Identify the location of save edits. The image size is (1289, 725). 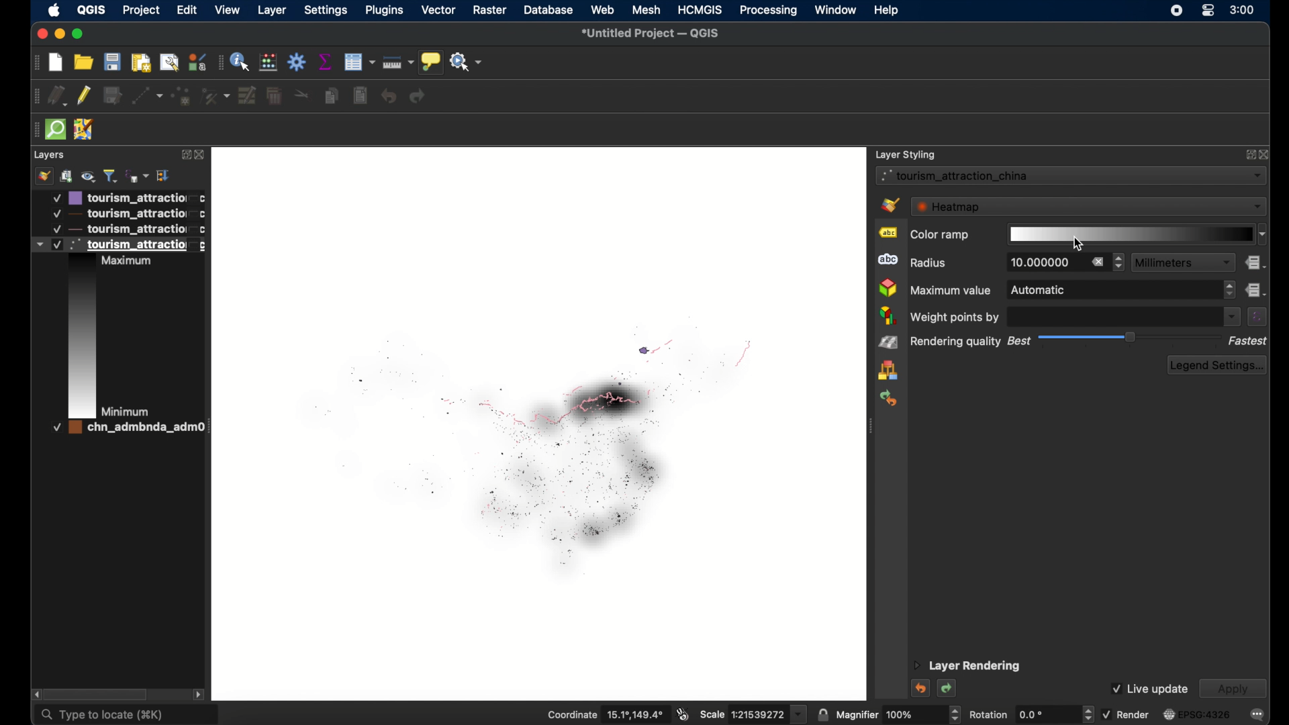
(112, 95).